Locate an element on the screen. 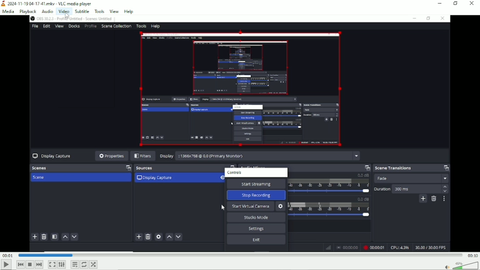 The height and width of the screenshot is (270, 480). Play duration is located at coordinates (240, 255).